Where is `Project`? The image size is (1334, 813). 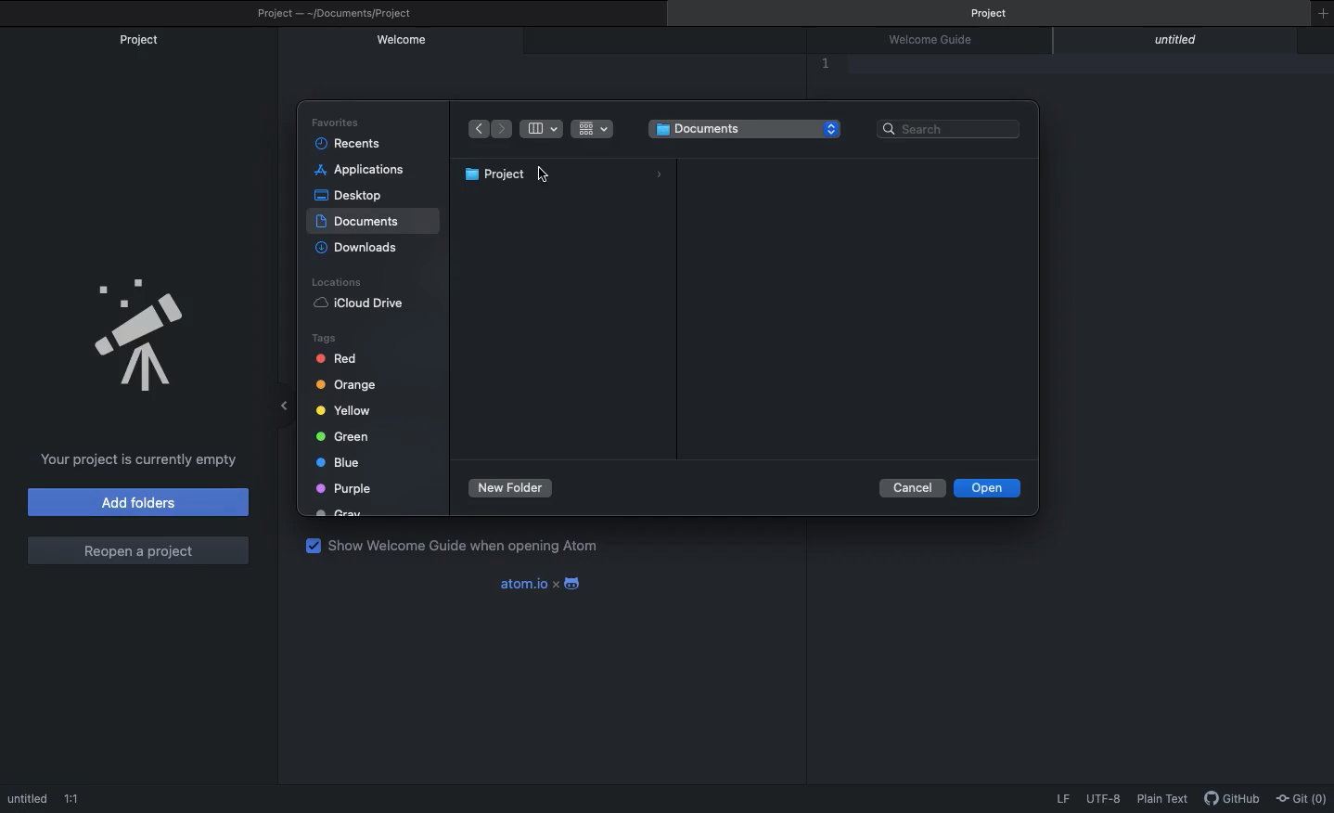 Project is located at coordinates (495, 176).